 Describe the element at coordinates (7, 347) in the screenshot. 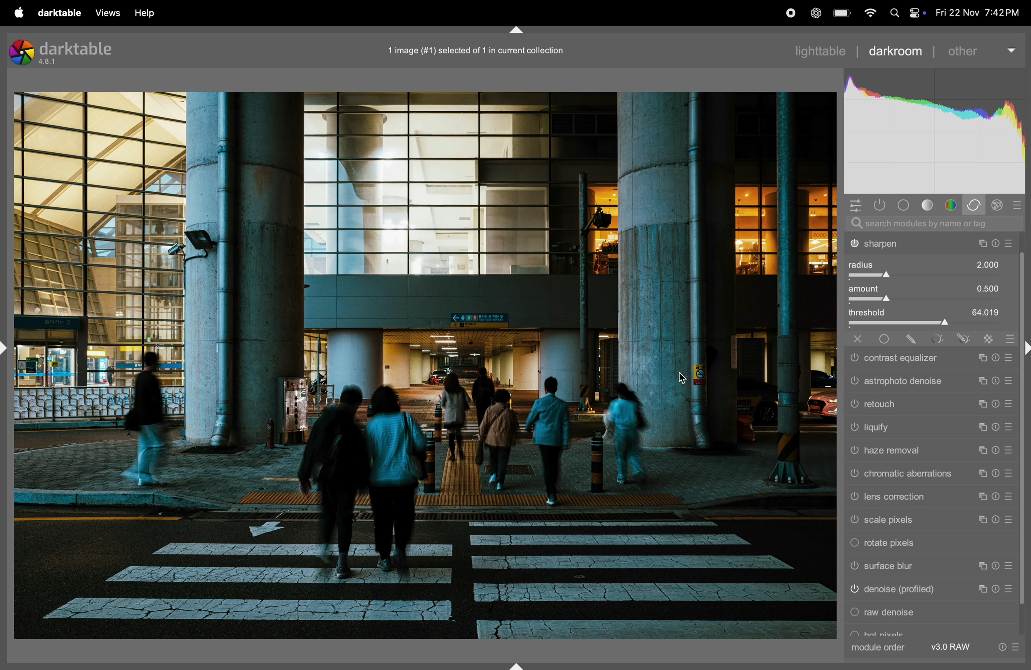

I see `shift+ctrl+l` at that location.